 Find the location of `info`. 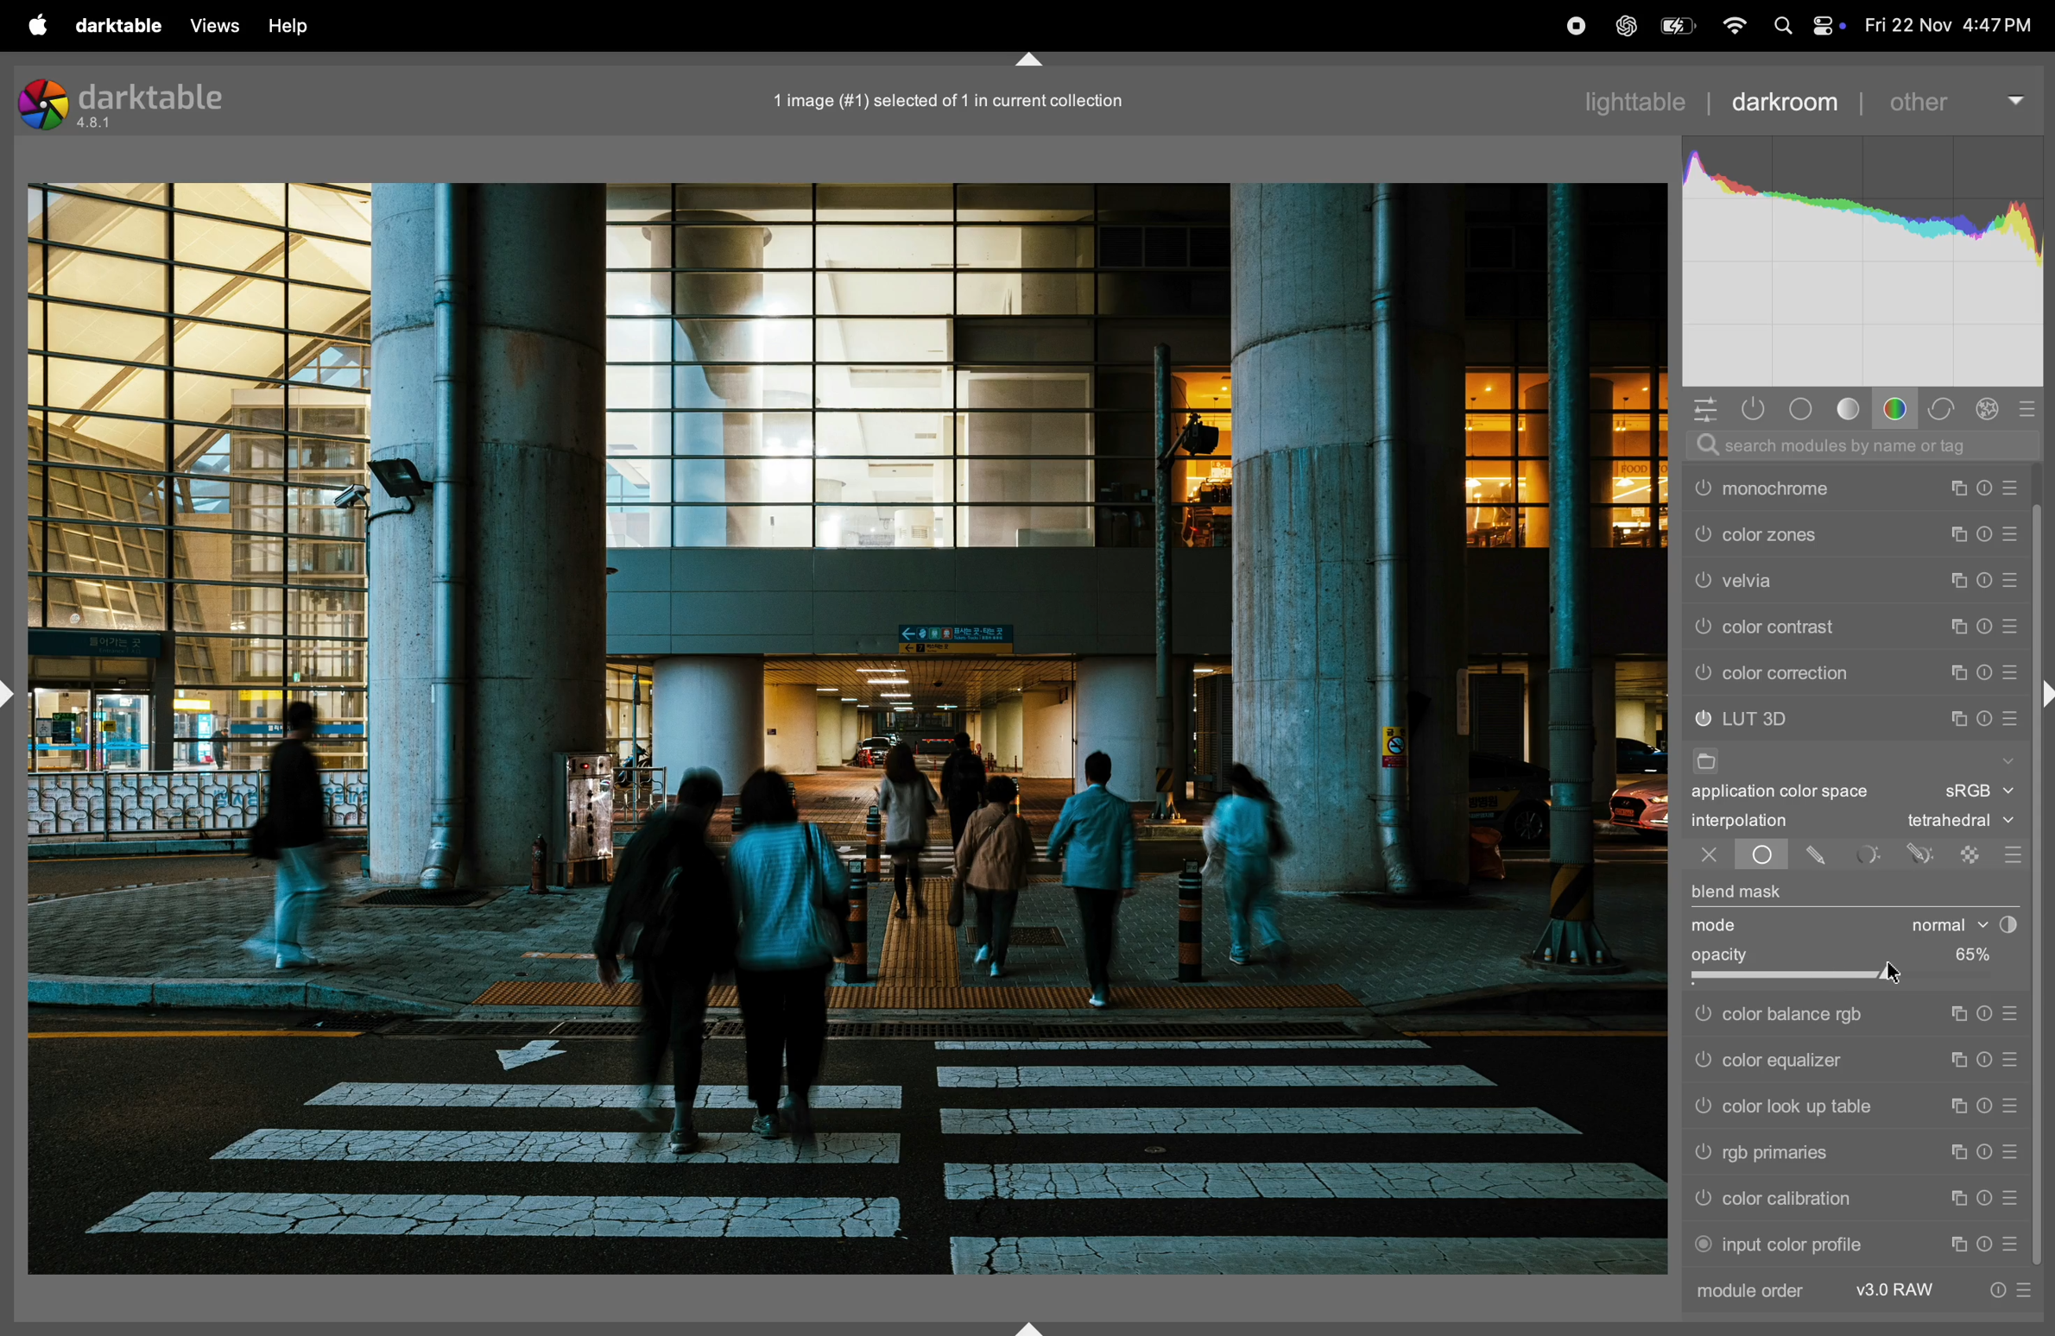

info is located at coordinates (2017, 1288).